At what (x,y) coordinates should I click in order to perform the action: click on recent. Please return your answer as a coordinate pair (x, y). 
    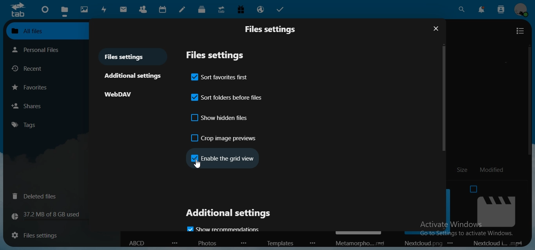
    Looking at the image, I should click on (29, 69).